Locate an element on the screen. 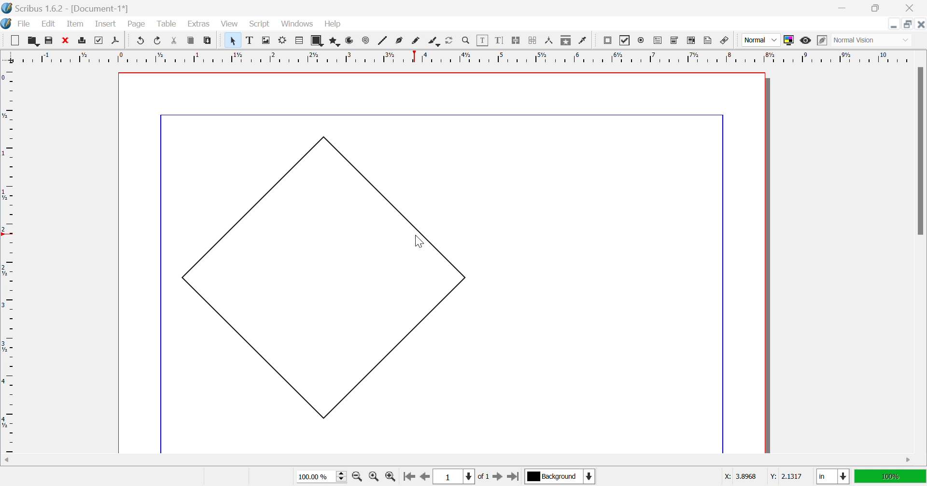  Minimize is located at coordinates (894, 24).